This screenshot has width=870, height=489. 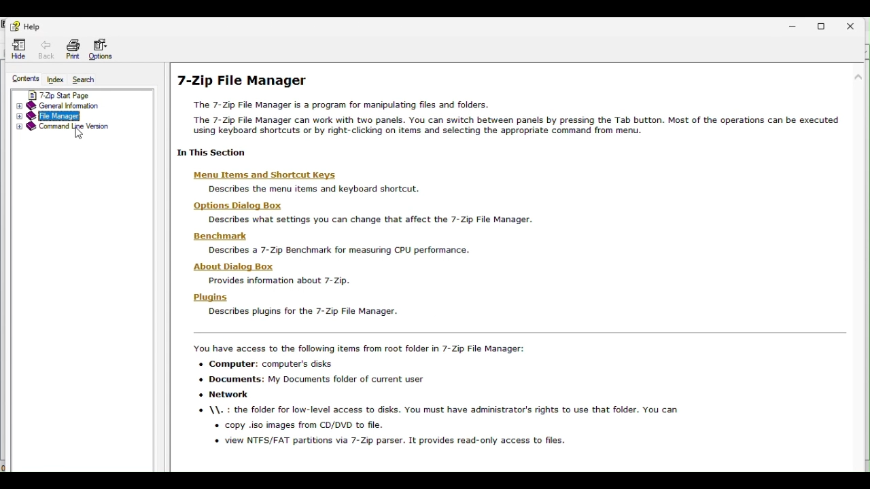 I want to click on Index, so click(x=56, y=79).